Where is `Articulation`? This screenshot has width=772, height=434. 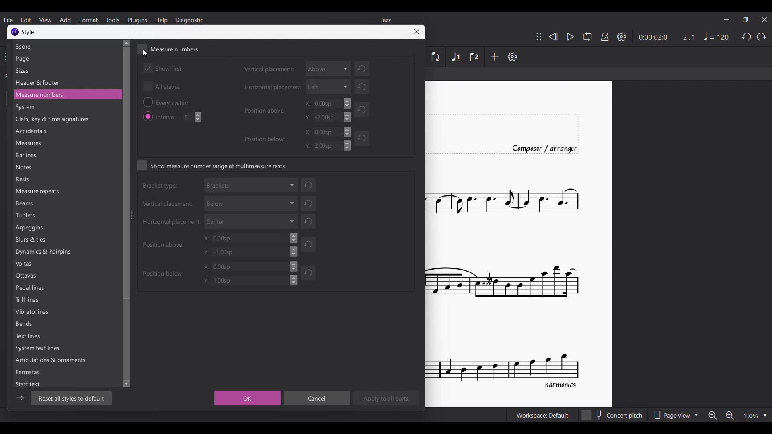 Articulation is located at coordinates (60, 360).